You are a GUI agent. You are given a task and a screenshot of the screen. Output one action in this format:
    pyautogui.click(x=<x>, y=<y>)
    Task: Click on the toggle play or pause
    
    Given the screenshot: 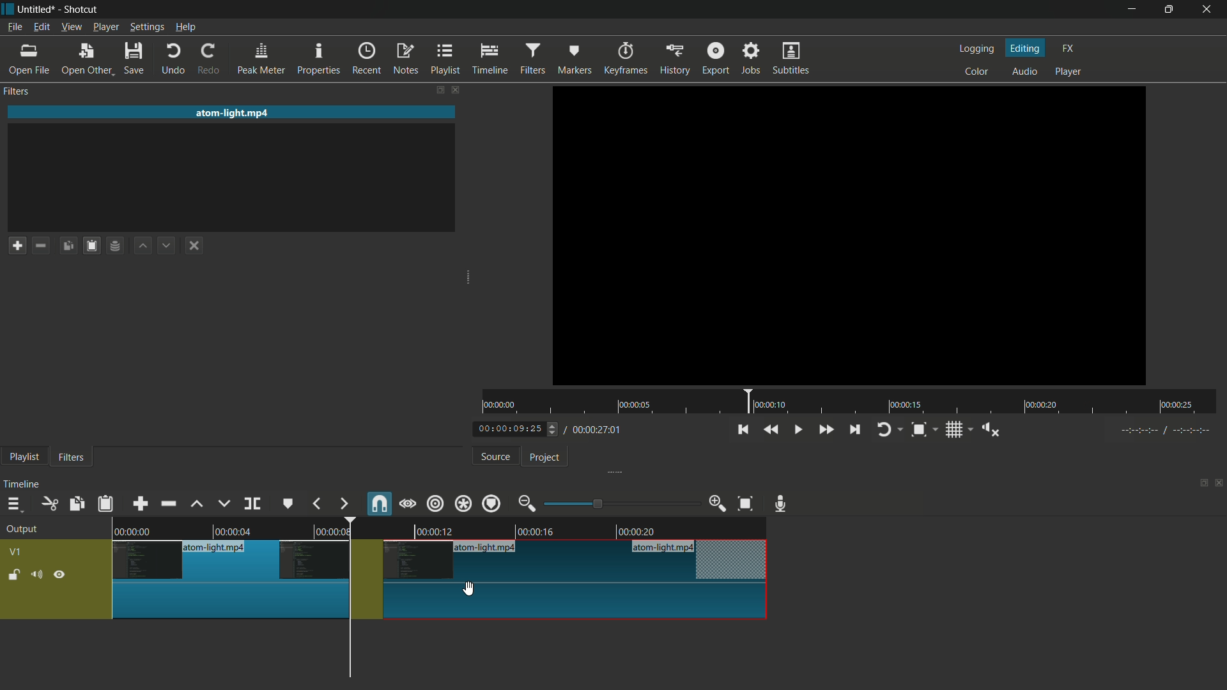 What is the action you would take?
    pyautogui.click(x=796, y=428)
    